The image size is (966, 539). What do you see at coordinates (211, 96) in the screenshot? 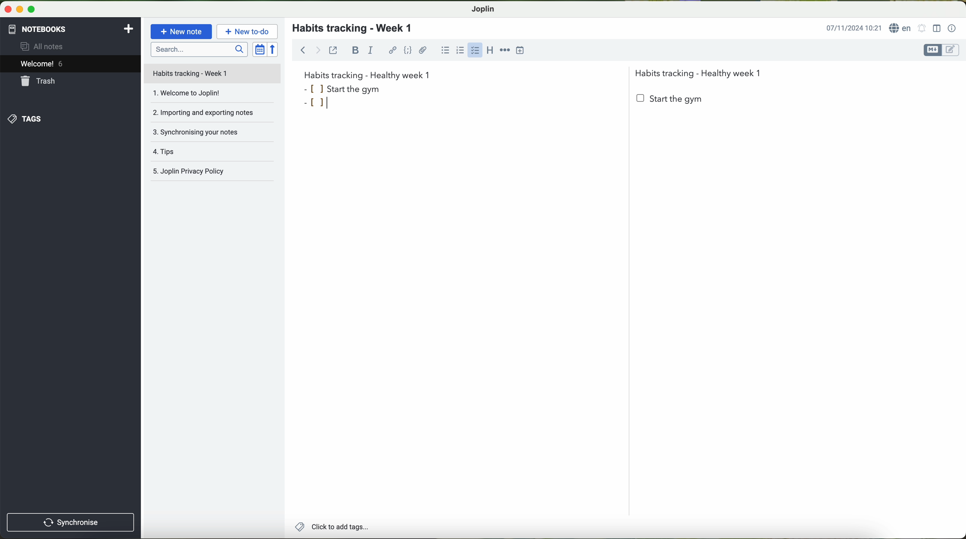
I see `welcome to Joplin` at bounding box center [211, 96].